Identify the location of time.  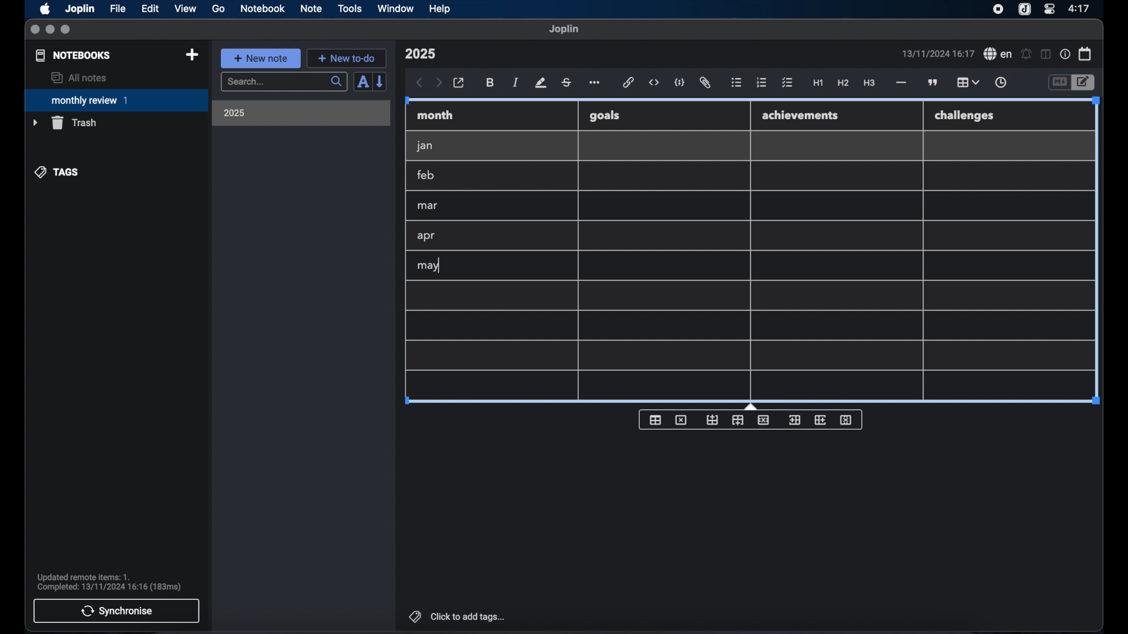
(1080, 8).